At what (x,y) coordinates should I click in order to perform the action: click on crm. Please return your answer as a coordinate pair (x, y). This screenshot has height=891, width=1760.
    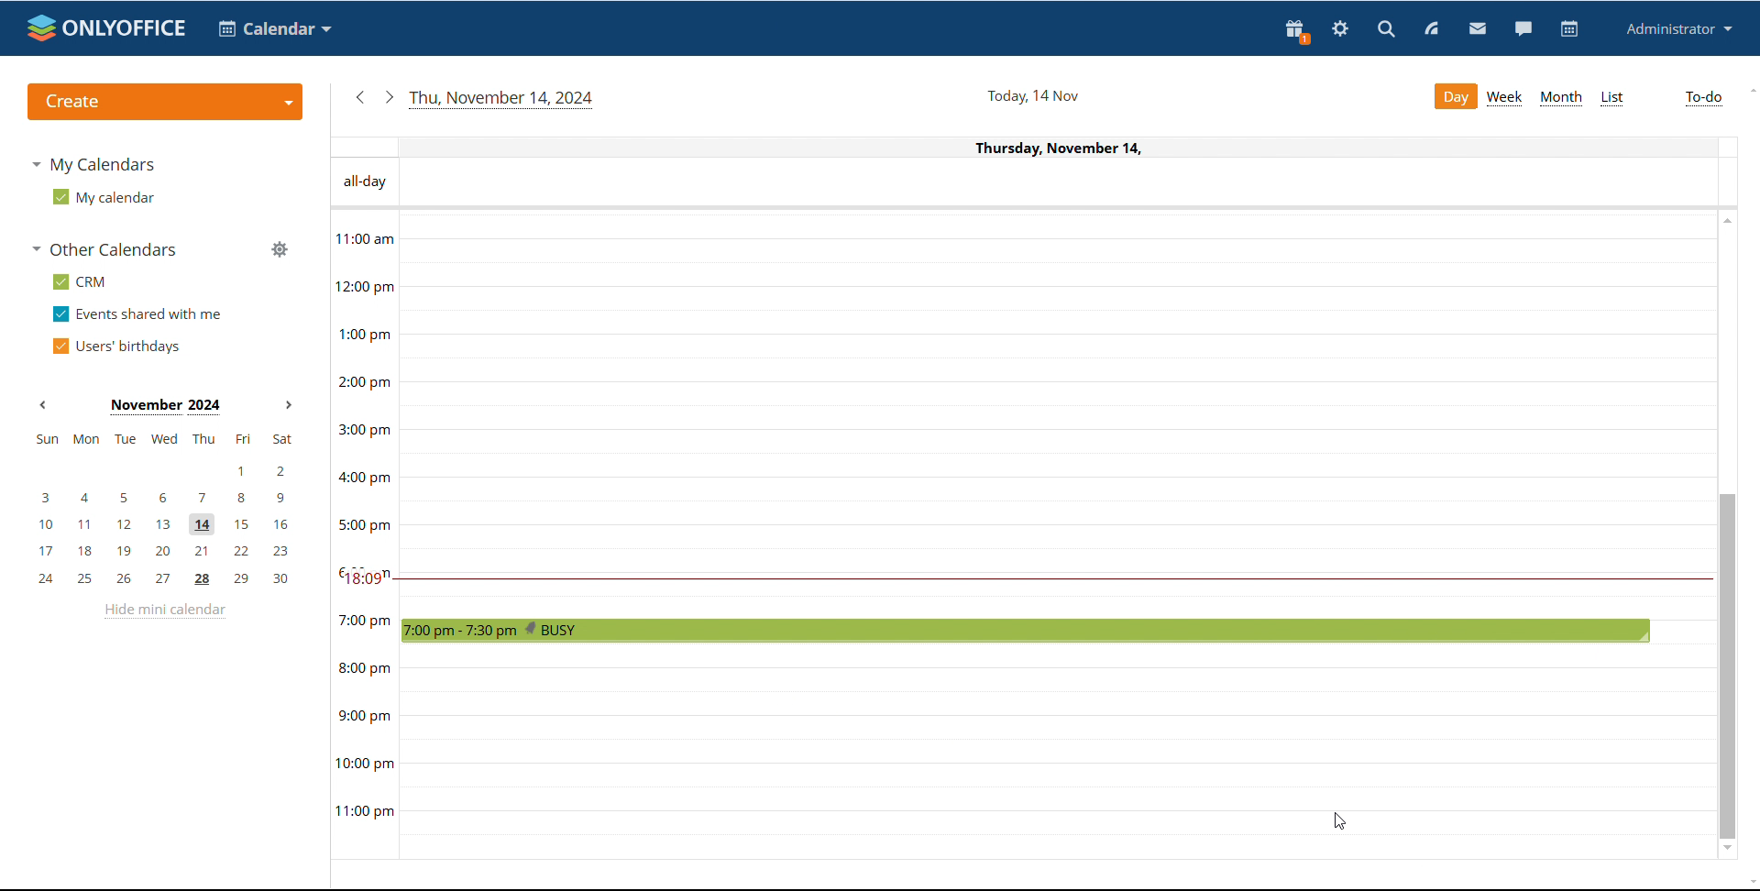
    Looking at the image, I should click on (79, 281).